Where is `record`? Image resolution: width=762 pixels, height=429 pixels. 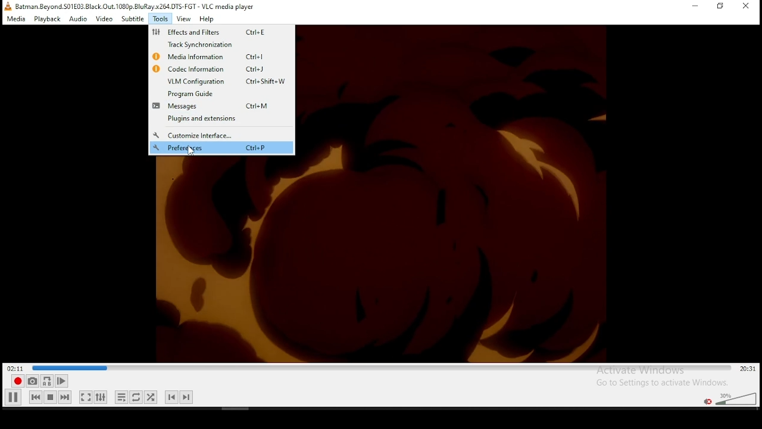 record is located at coordinates (18, 381).